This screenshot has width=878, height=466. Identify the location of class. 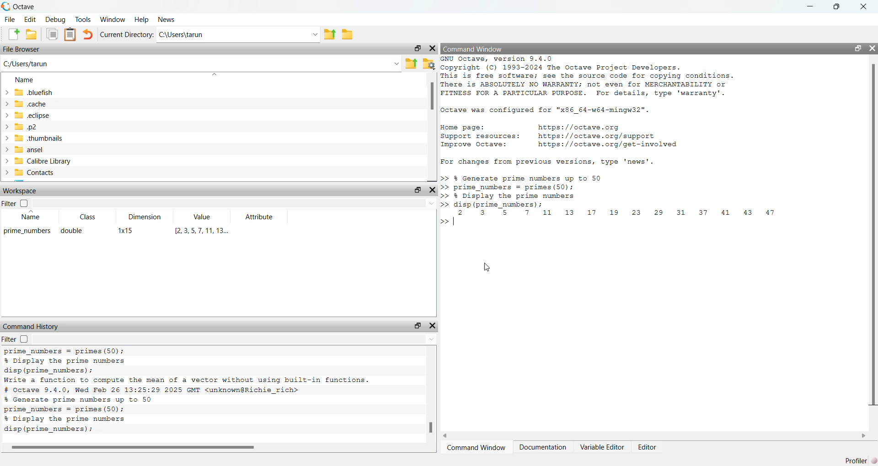
(90, 217).